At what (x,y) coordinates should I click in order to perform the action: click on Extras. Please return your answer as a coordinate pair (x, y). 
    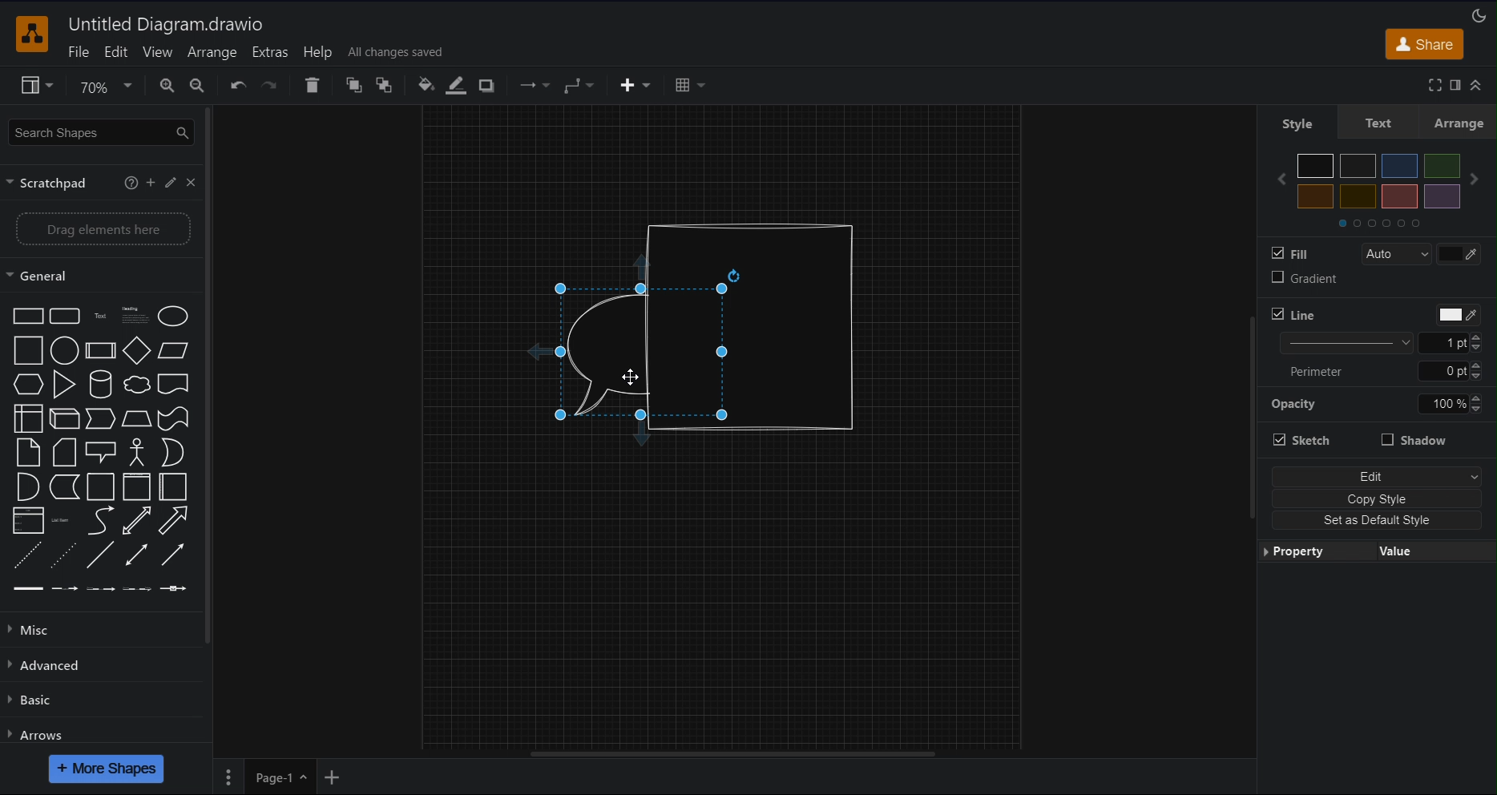
    Looking at the image, I should click on (272, 52).